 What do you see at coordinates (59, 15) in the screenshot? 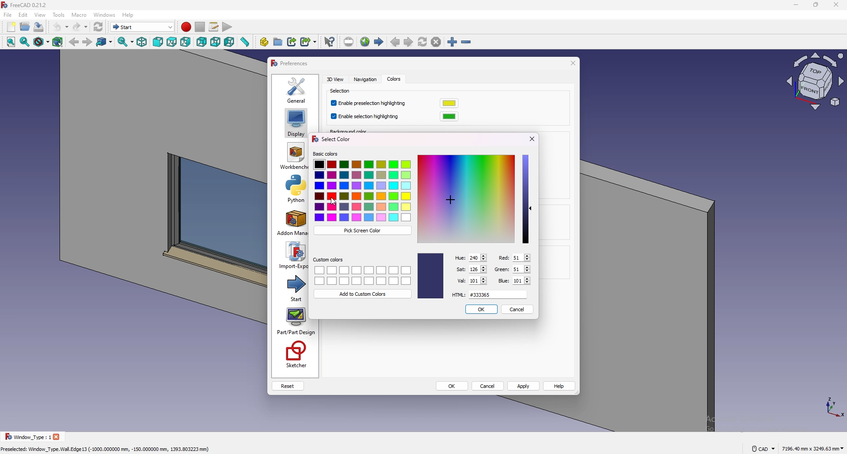
I see `tools` at bounding box center [59, 15].